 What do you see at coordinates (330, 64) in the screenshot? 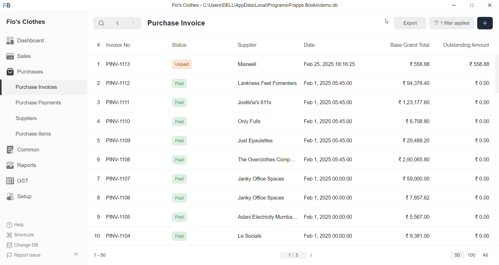
I see `Feb 25, 2025 18:16:25` at bounding box center [330, 64].